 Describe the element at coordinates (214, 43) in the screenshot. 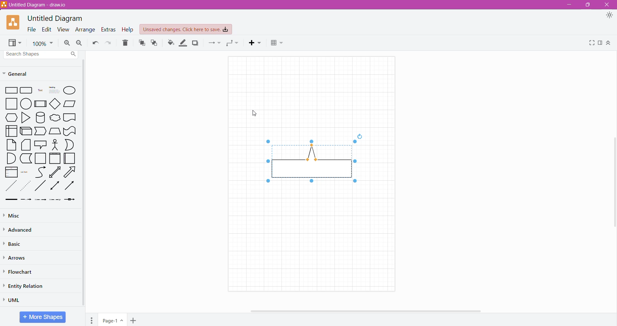

I see `Connection` at that location.